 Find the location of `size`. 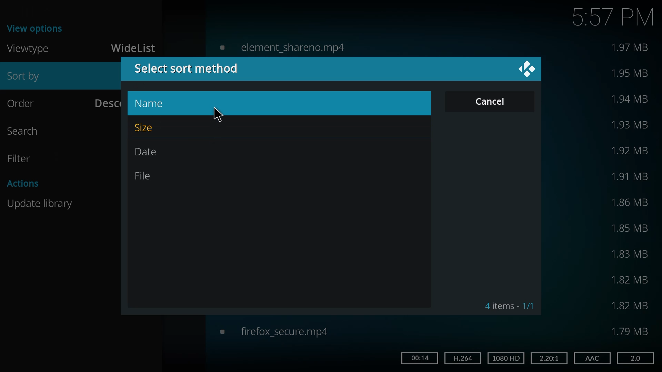

size is located at coordinates (630, 253).